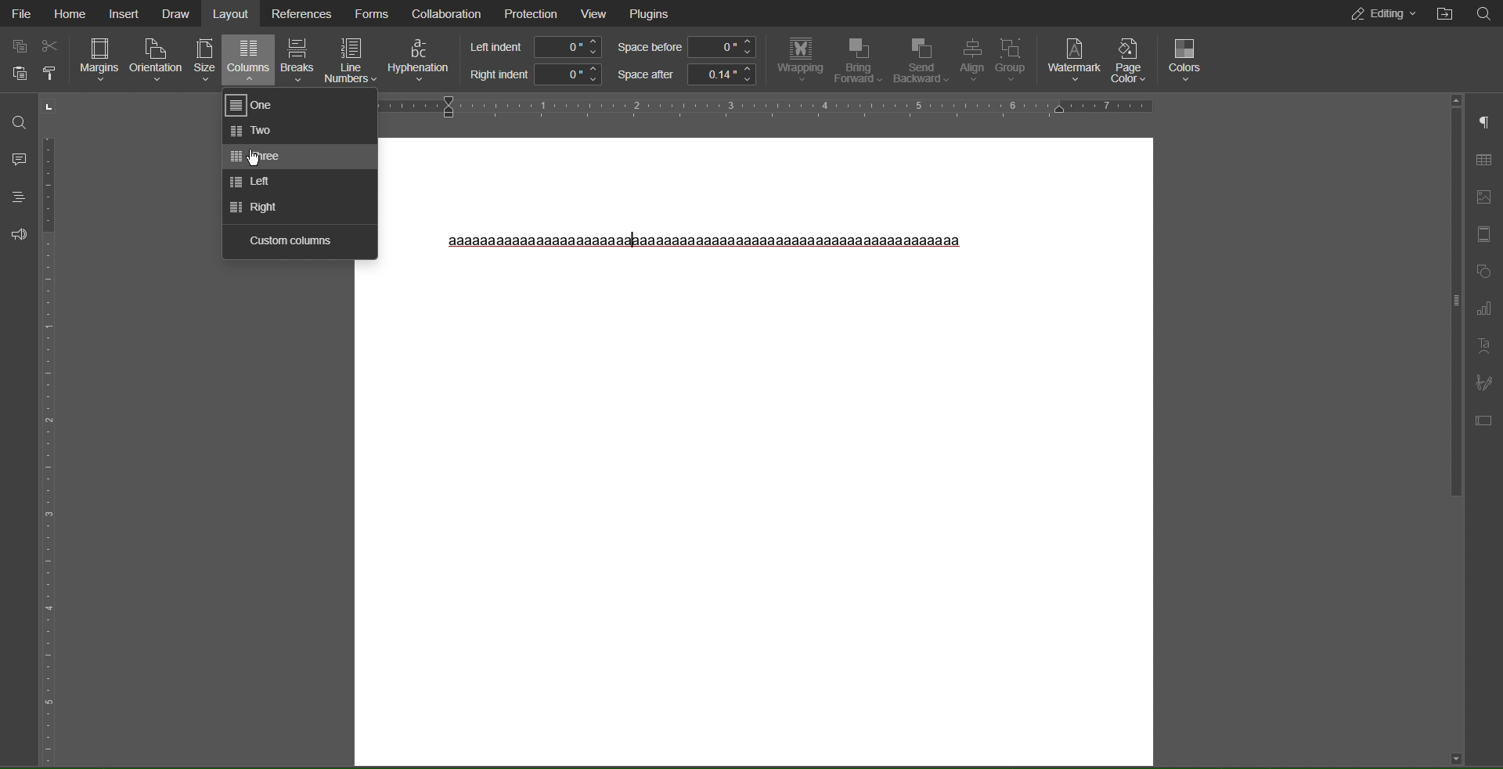  I want to click on Send Backward, so click(922, 61).